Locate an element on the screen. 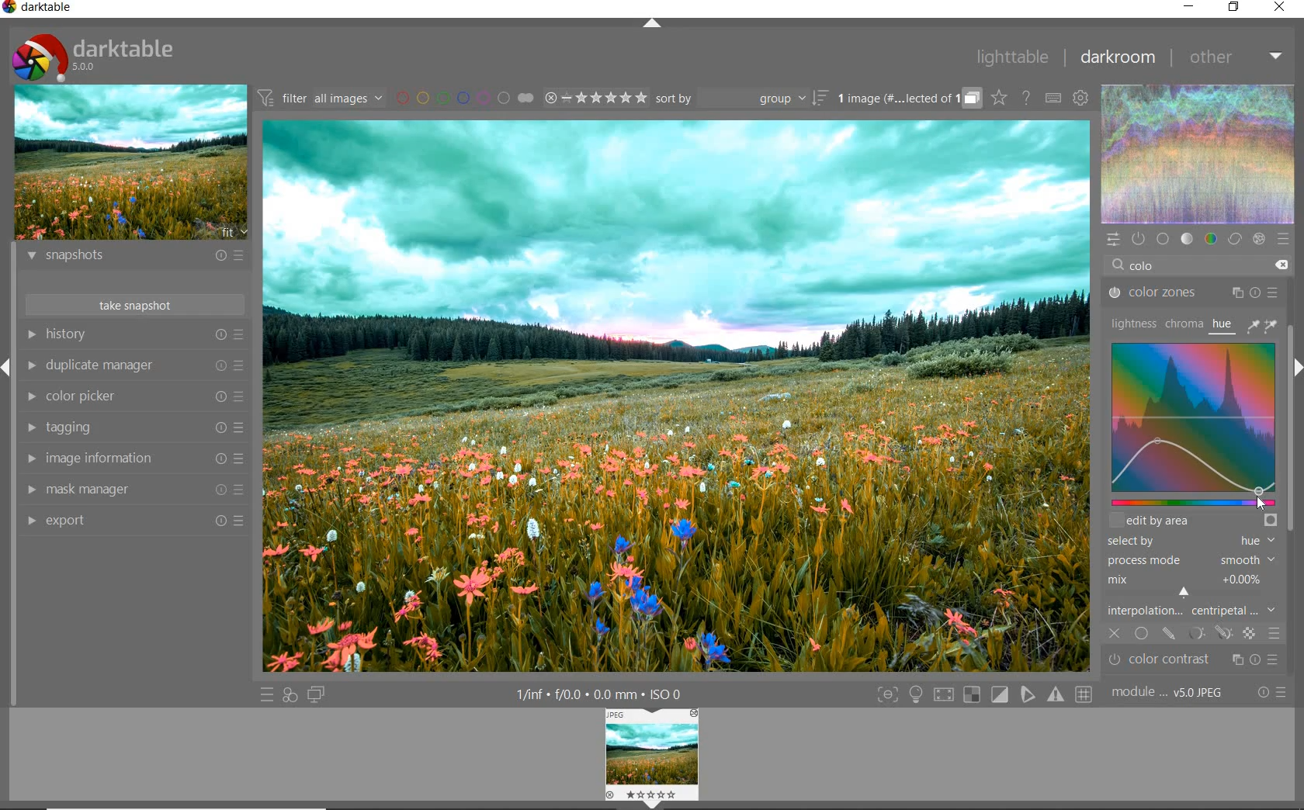 The height and width of the screenshot is (810, 1304). picker tools is located at coordinates (1264, 325).